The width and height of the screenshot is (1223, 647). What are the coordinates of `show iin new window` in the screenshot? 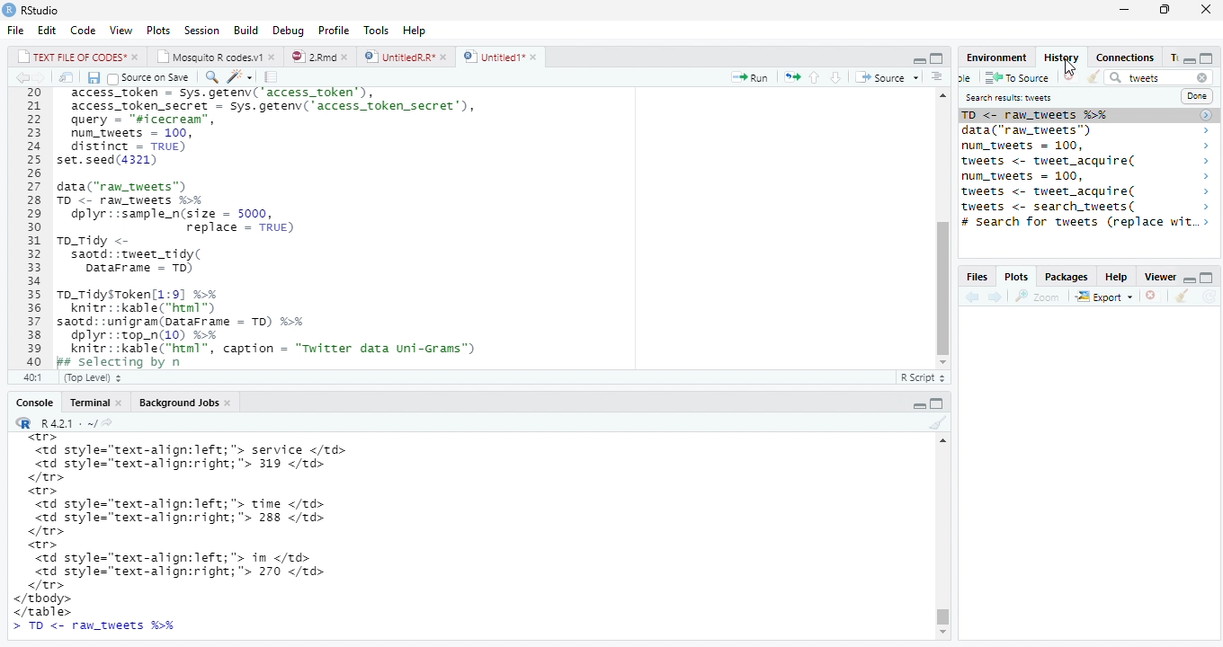 It's located at (66, 77).